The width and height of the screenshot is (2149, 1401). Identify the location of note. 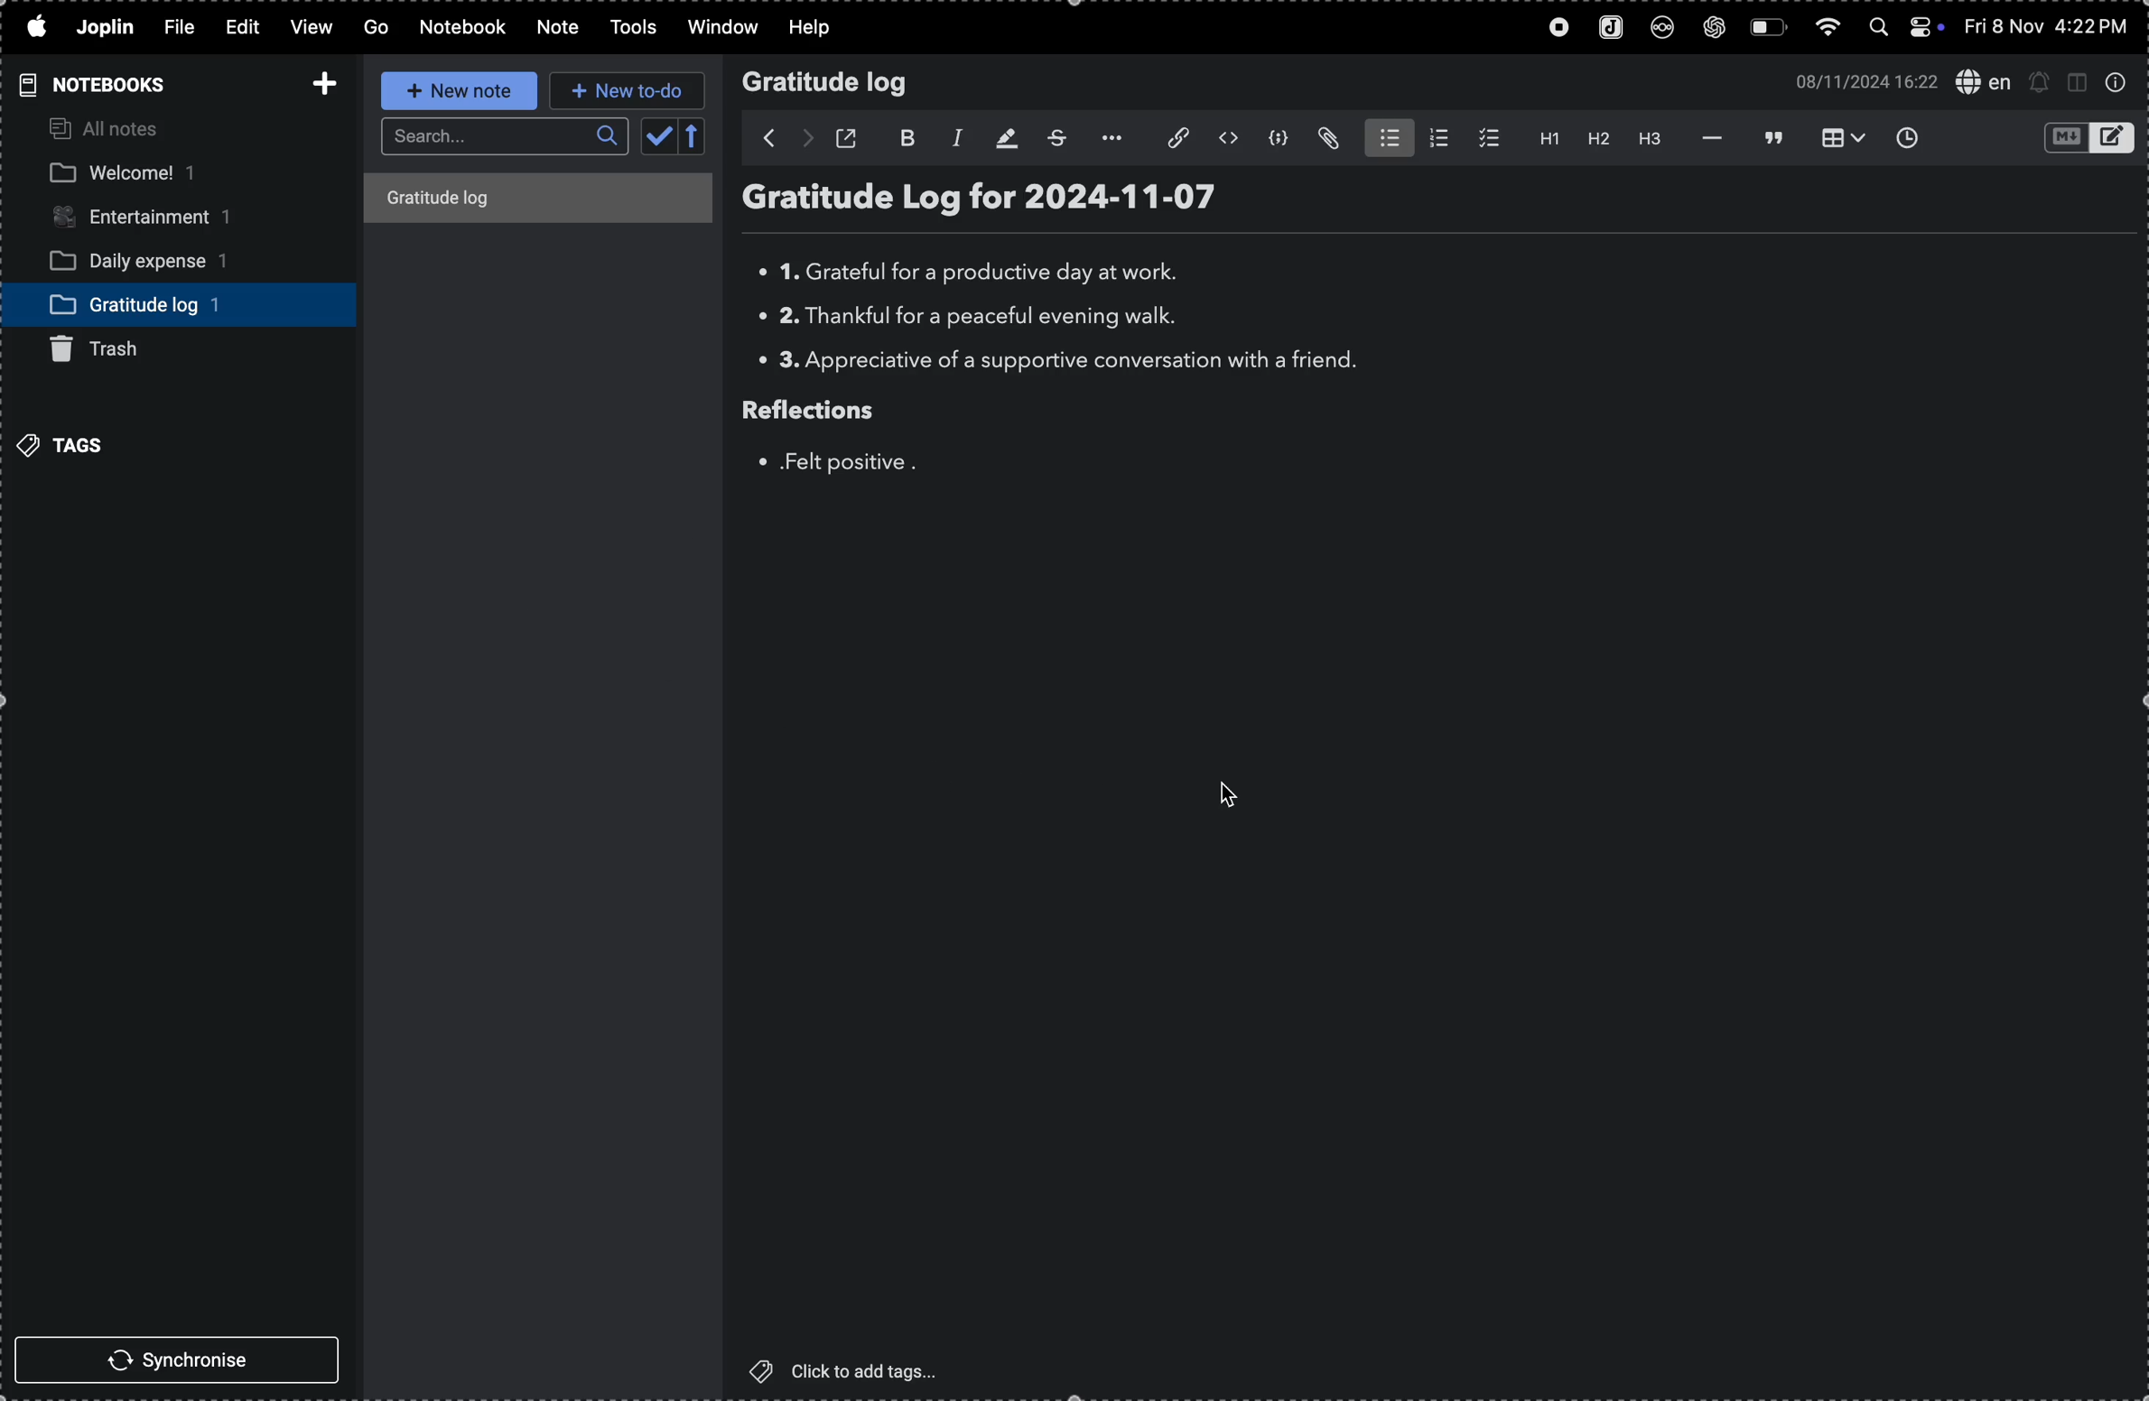
(559, 31).